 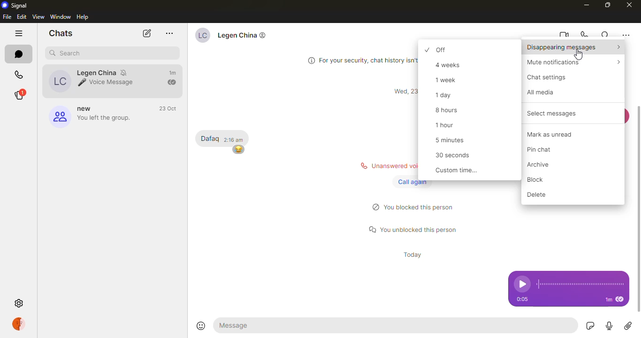 What do you see at coordinates (447, 125) in the screenshot?
I see `1 hour` at bounding box center [447, 125].